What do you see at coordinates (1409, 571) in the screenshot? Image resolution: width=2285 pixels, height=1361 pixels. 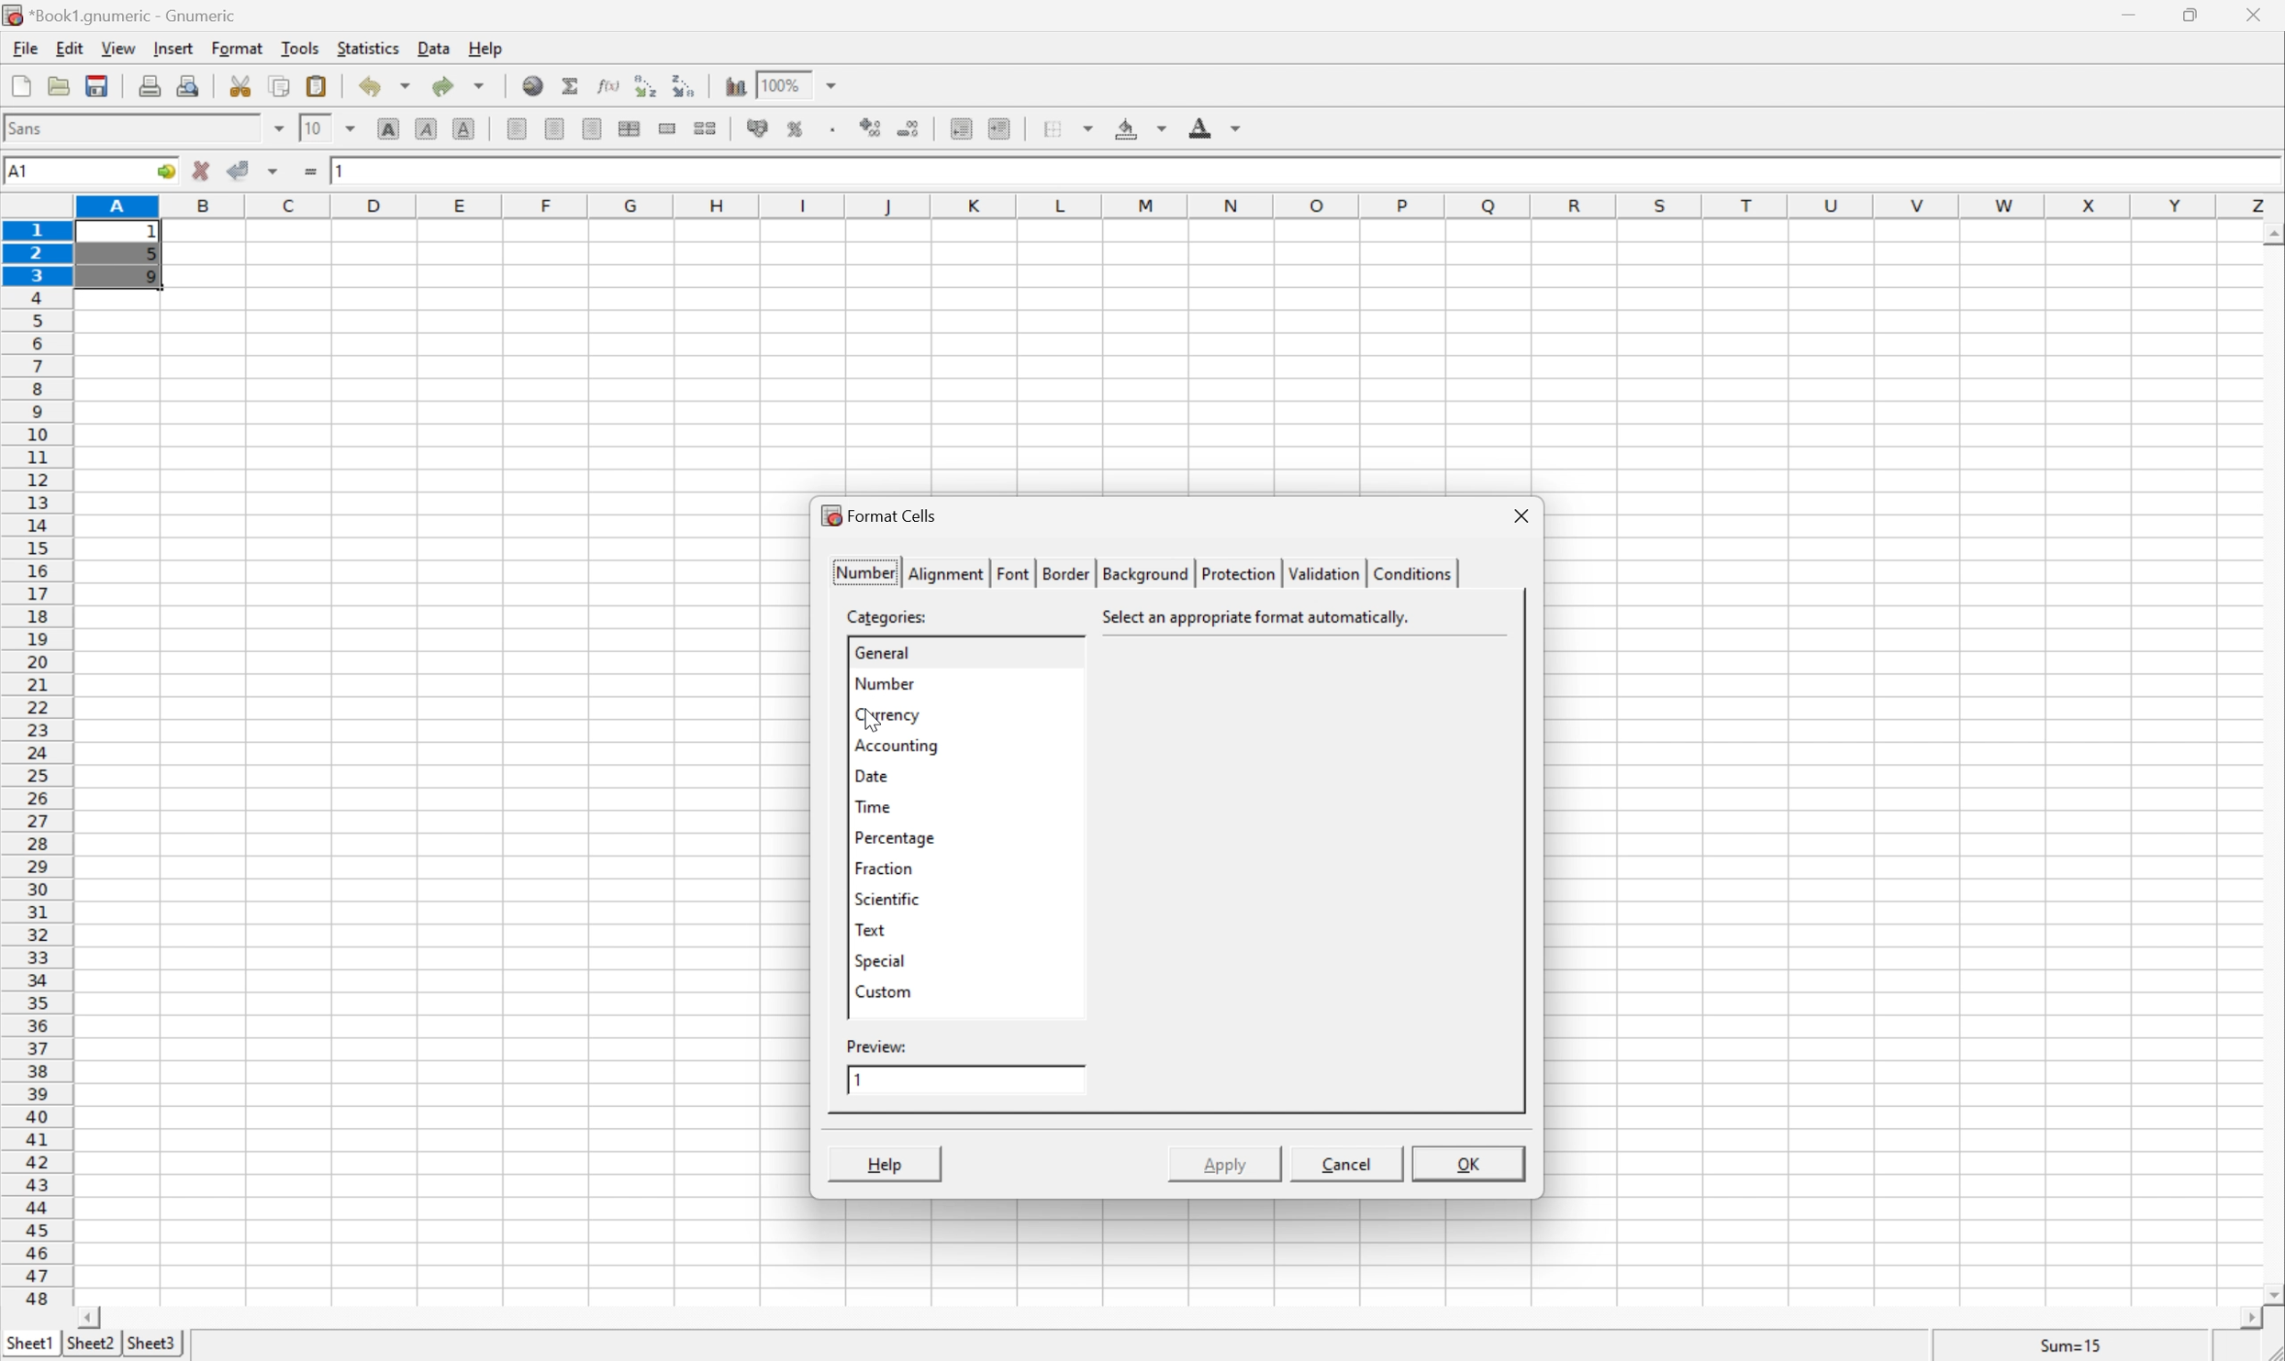 I see `conditions` at bounding box center [1409, 571].